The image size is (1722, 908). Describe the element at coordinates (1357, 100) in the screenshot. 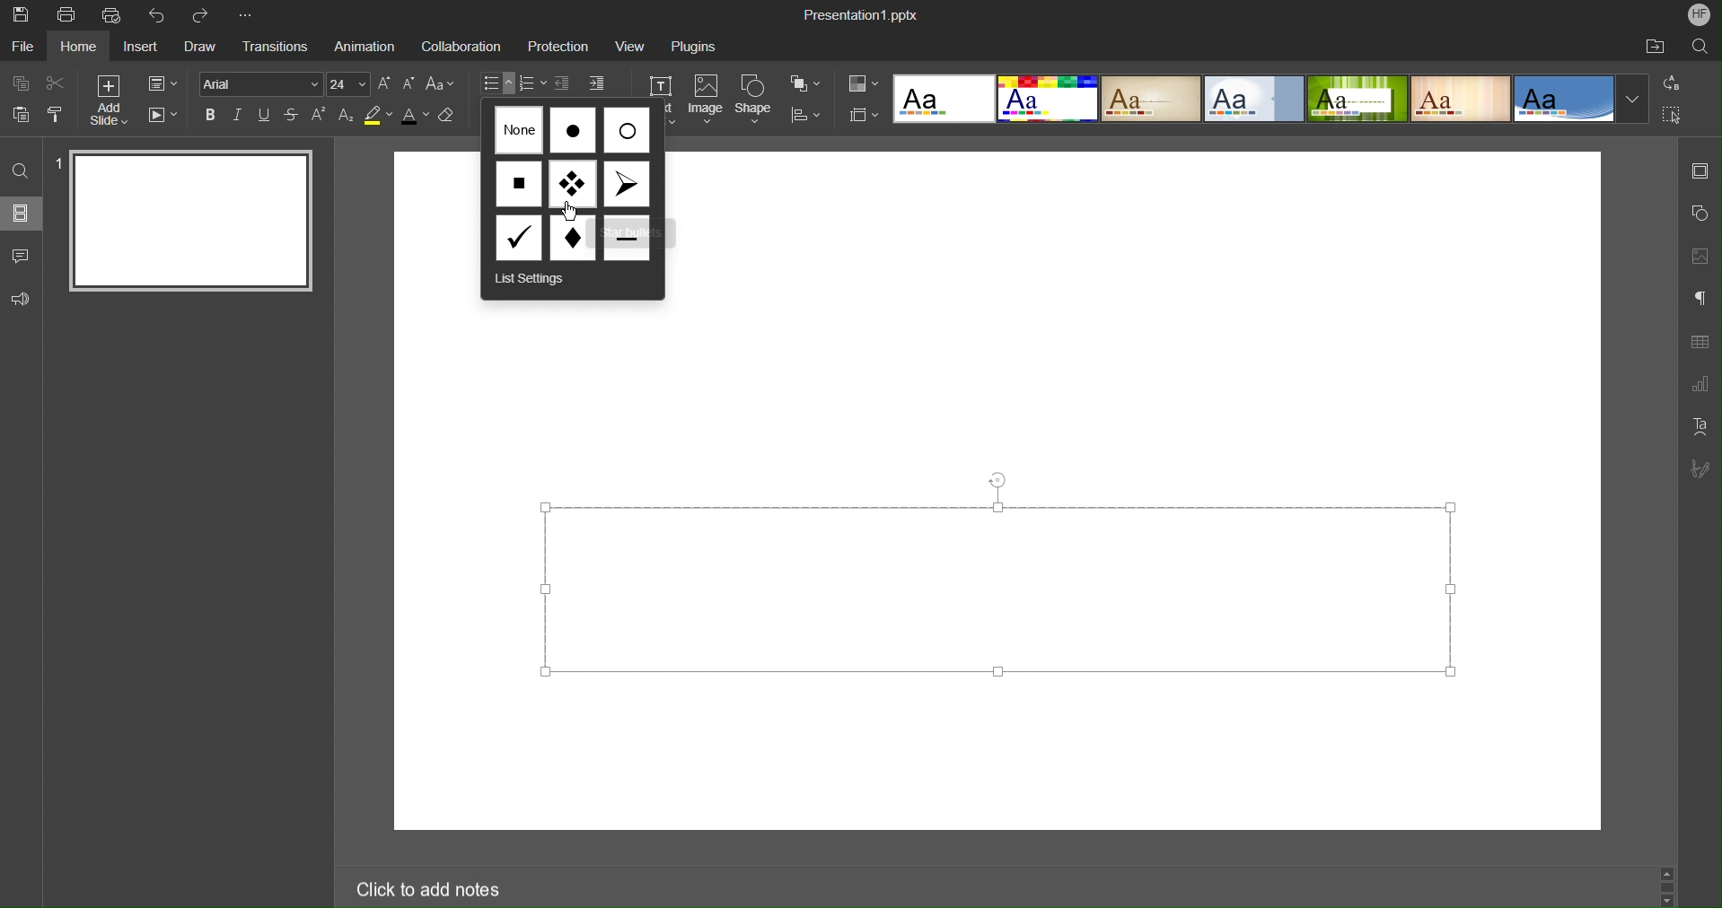

I see `template` at that location.